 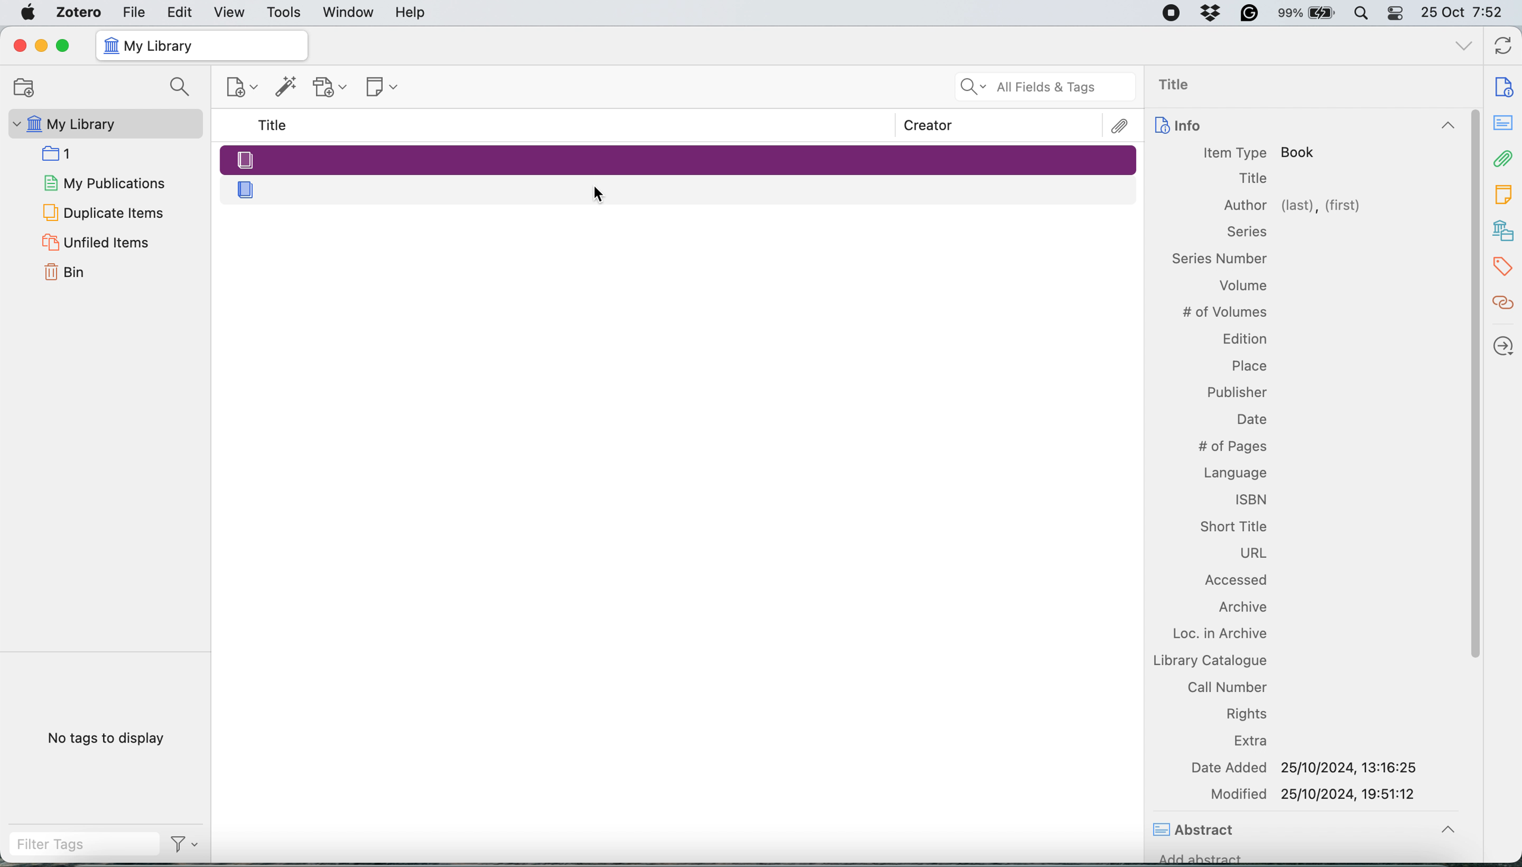 What do you see at coordinates (1253, 741) in the screenshot?
I see `Extra` at bounding box center [1253, 741].